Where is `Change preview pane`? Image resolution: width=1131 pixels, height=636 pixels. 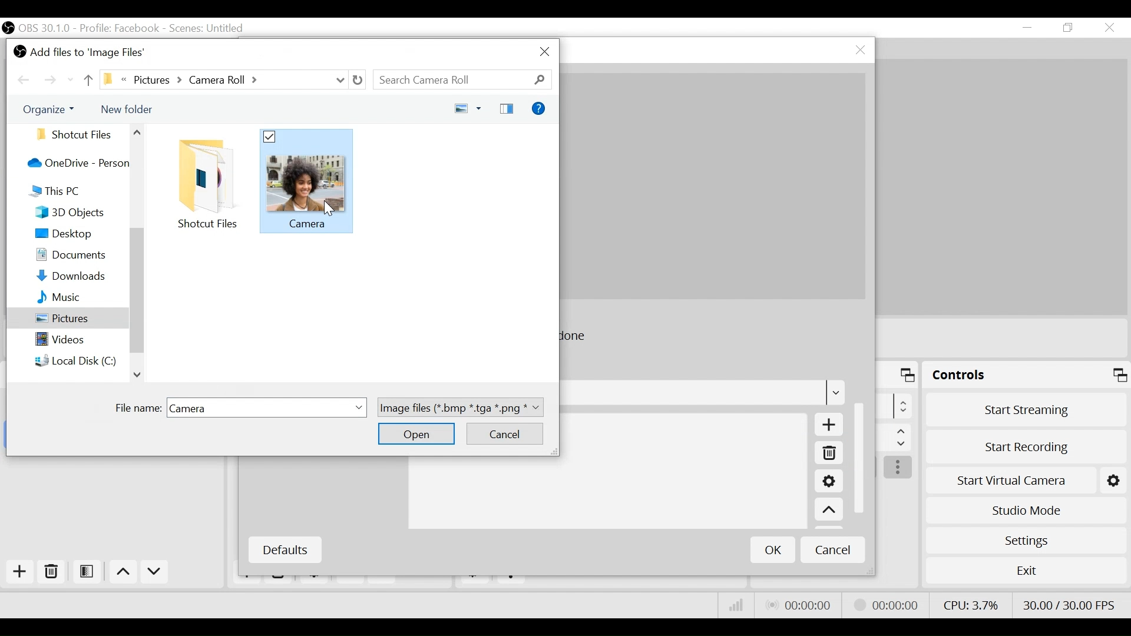
Change preview pane is located at coordinates (508, 107).